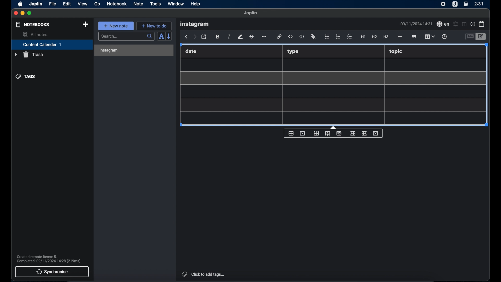  Describe the element at coordinates (195, 37) in the screenshot. I see `forward` at that location.